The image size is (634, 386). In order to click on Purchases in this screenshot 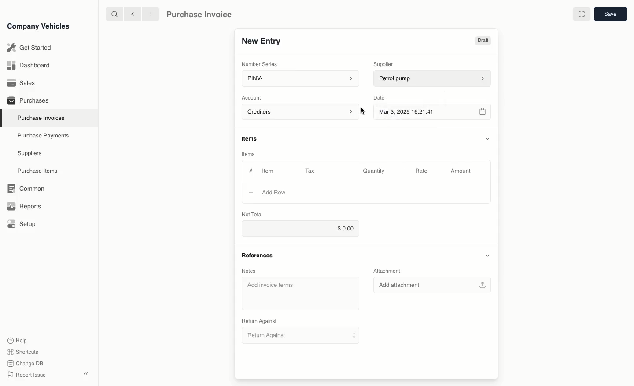, I will do `click(26, 101)`.